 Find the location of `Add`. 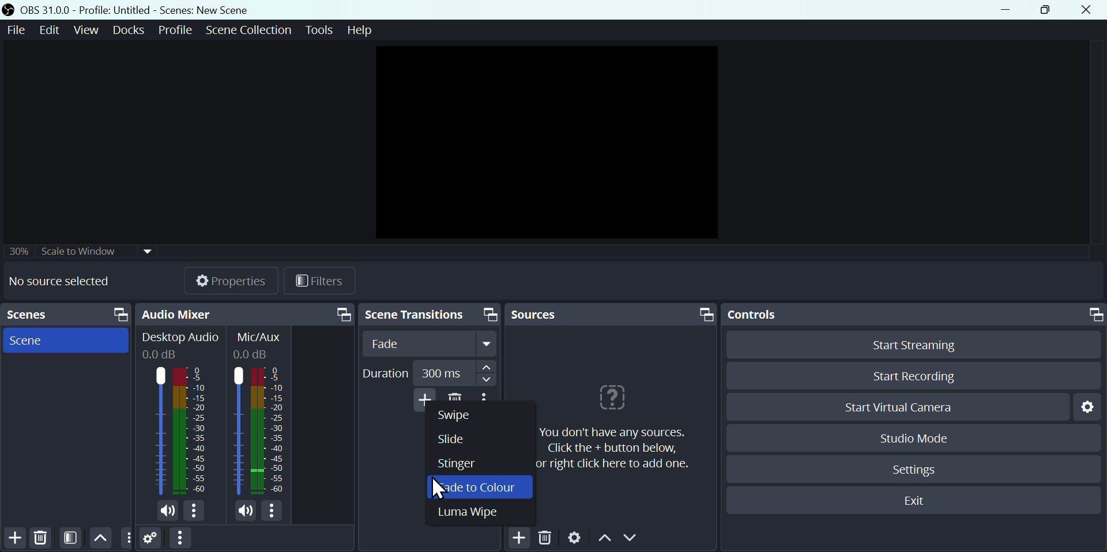

Add is located at coordinates (519, 537).